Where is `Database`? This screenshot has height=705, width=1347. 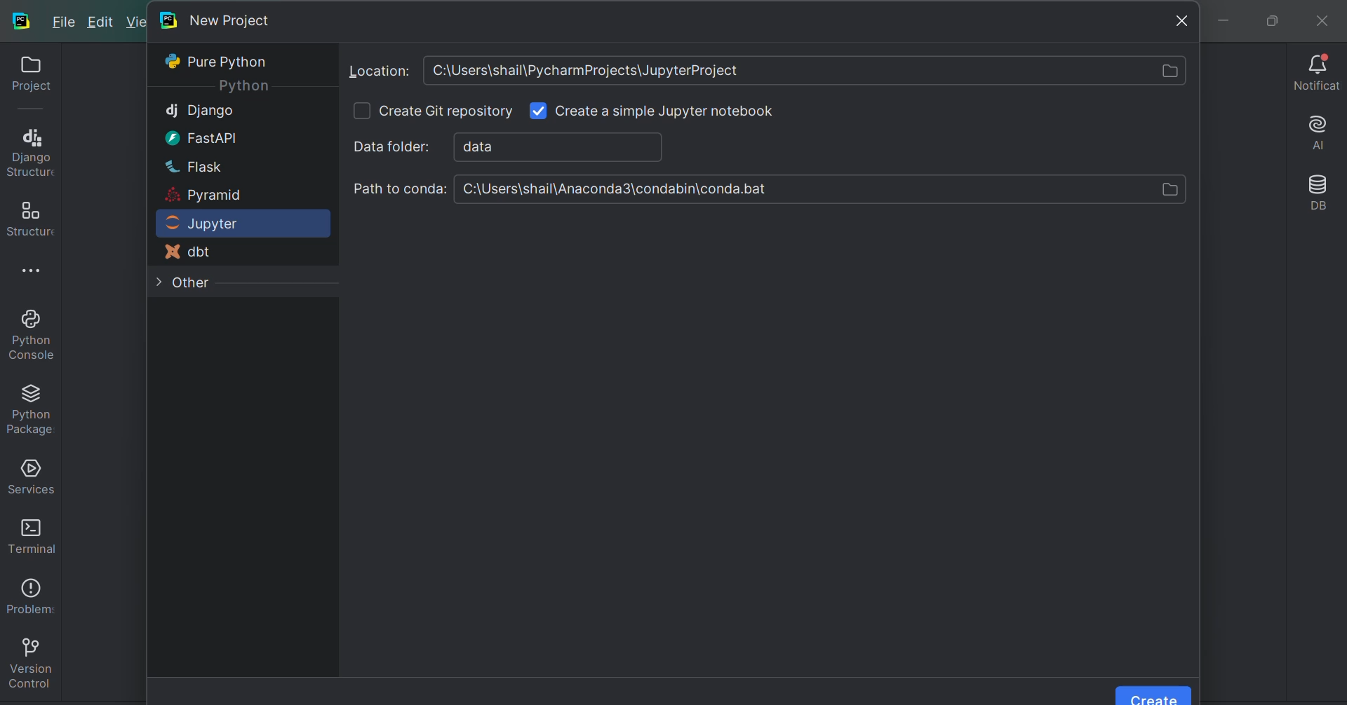 Database is located at coordinates (1320, 193).